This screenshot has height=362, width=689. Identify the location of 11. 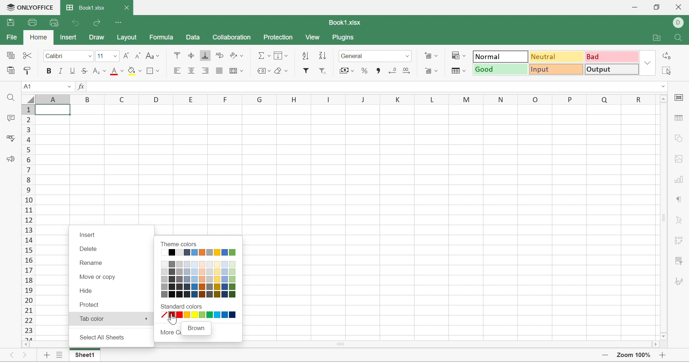
(101, 56).